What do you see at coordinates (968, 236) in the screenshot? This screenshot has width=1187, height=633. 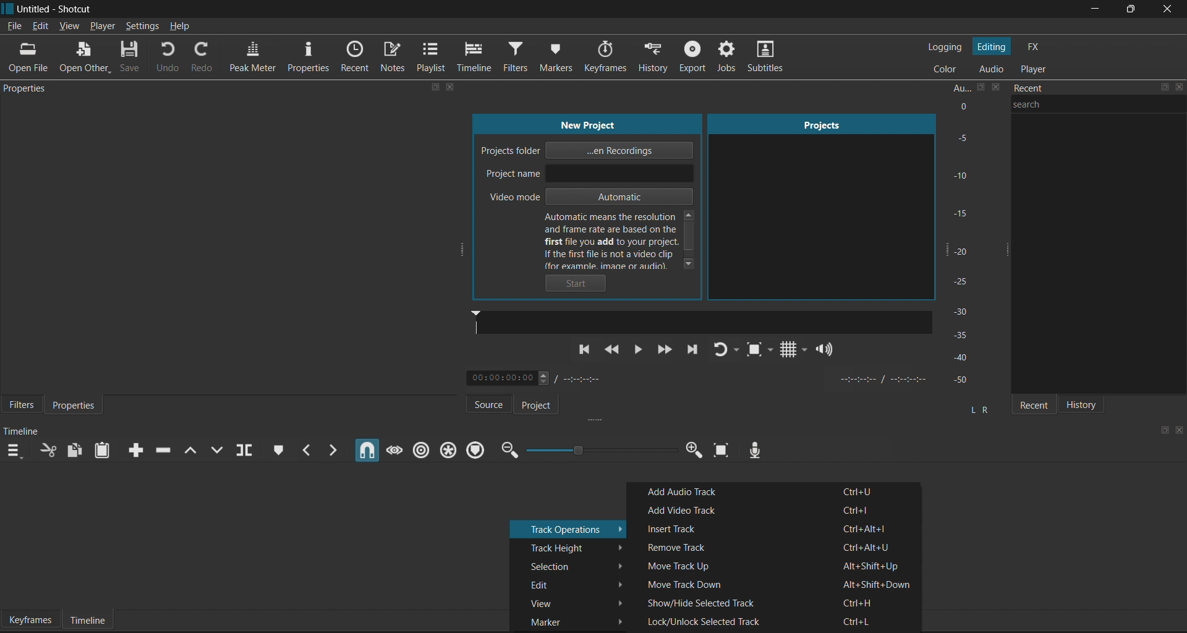 I see `Audio Peak Meter` at bounding box center [968, 236].